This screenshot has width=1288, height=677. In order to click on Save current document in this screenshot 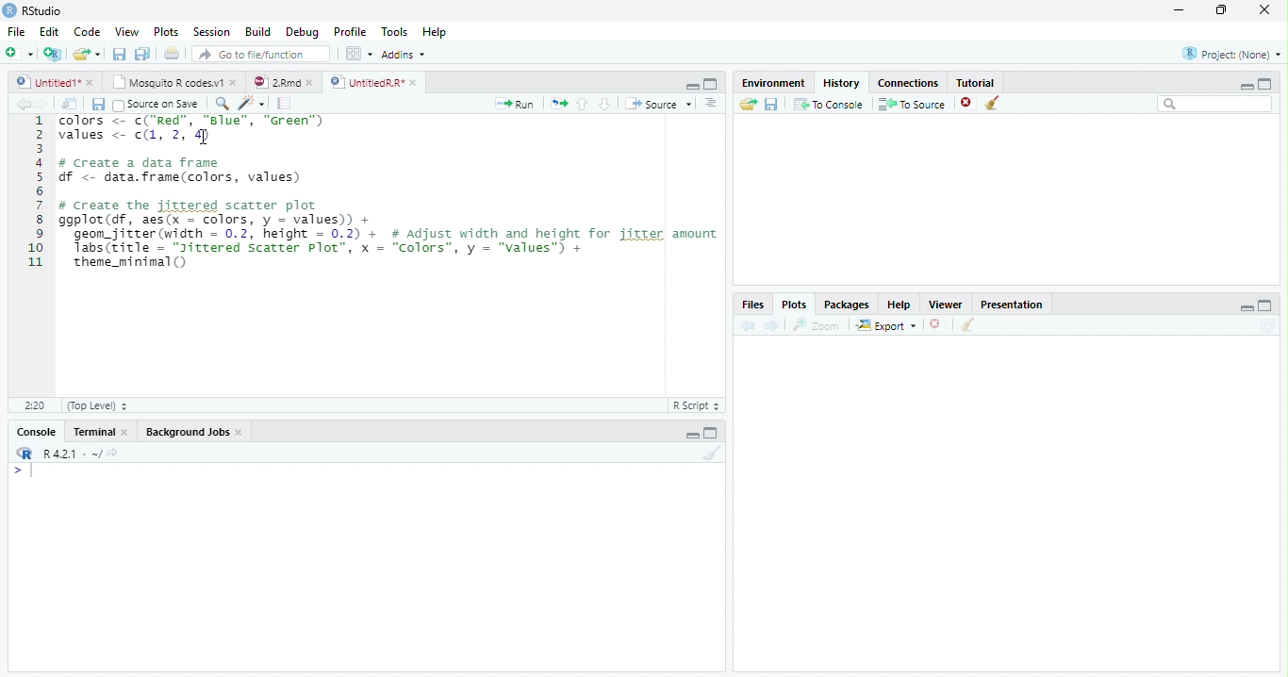, I will do `click(99, 105)`.